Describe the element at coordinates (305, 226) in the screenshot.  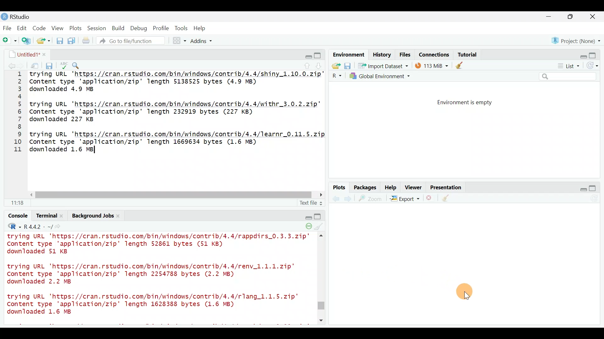
I see `Session suspend timeout paused` at that location.